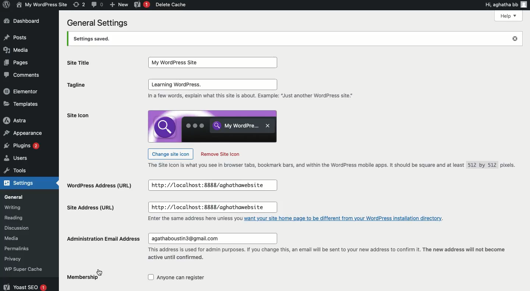 This screenshot has width=530, height=291. Describe the element at coordinates (106, 236) in the screenshot. I see `Administration email address` at that location.